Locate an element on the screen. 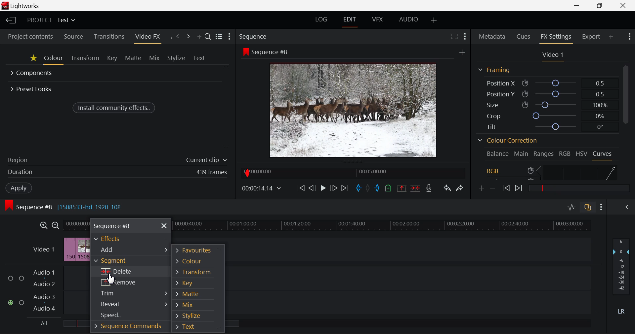  Key is located at coordinates (194, 283).